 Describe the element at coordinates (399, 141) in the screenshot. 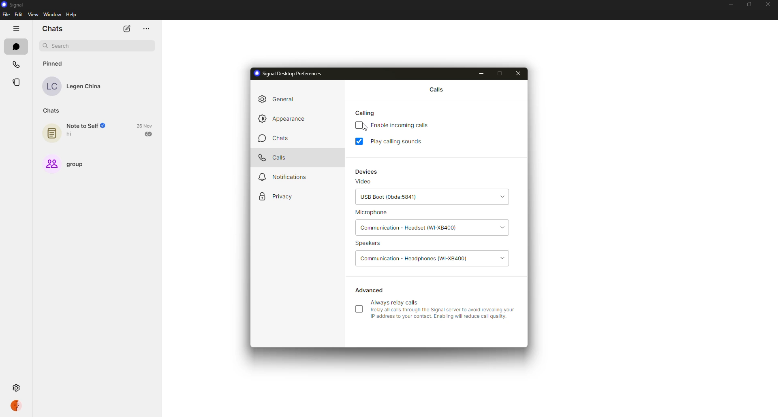

I see `play calling sounds` at that location.